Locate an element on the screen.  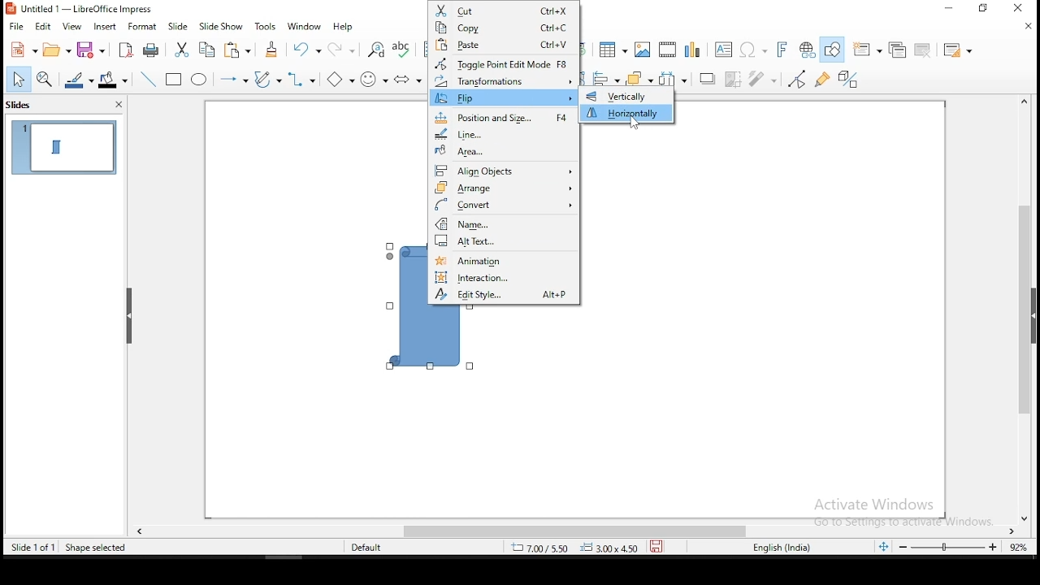
tools is located at coordinates (266, 28).